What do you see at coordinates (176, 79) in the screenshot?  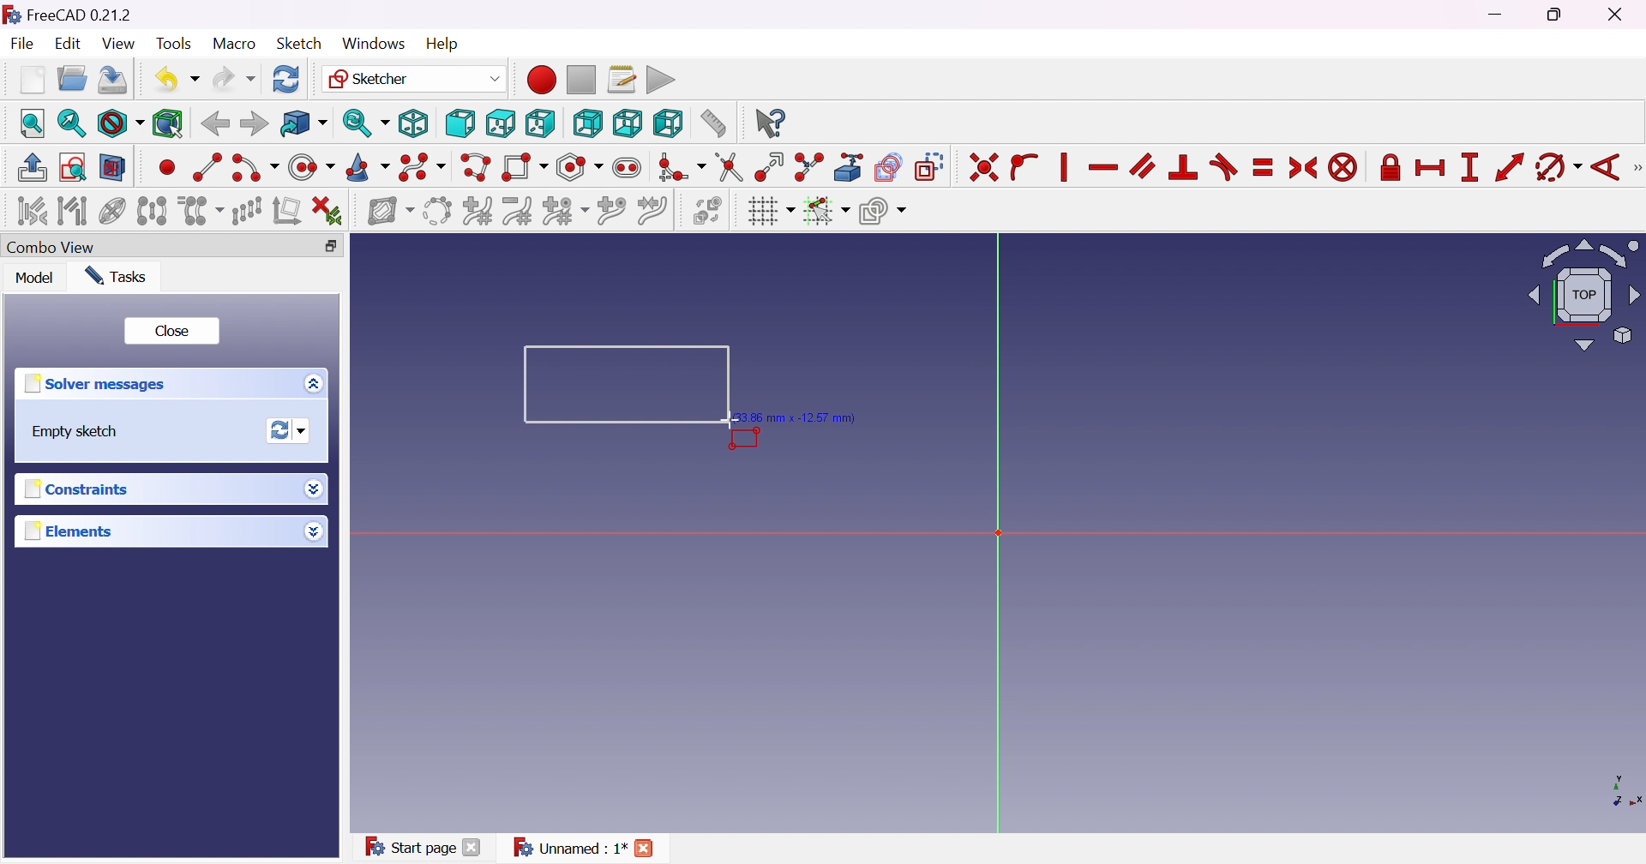 I see `Undo` at bounding box center [176, 79].